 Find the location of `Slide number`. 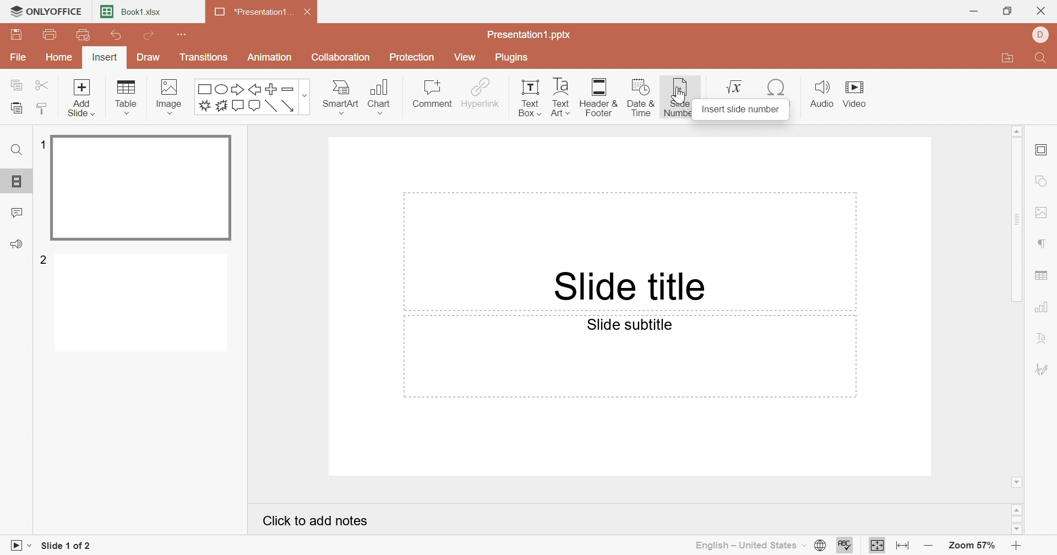

Slide number is located at coordinates (676, 97).